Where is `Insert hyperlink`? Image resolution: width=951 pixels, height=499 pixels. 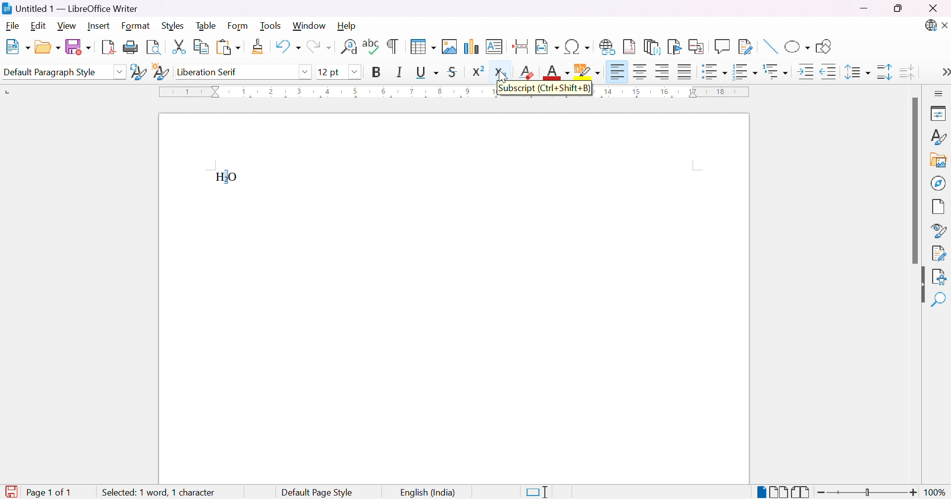 Insert hyperlink is located at coordinates (608, 47).